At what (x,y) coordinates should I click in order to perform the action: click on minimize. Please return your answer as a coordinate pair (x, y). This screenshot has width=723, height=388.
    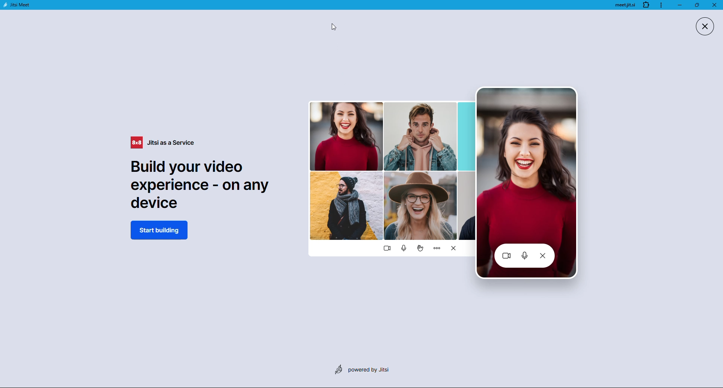
    Looking at the image, I should click on (679, 6).